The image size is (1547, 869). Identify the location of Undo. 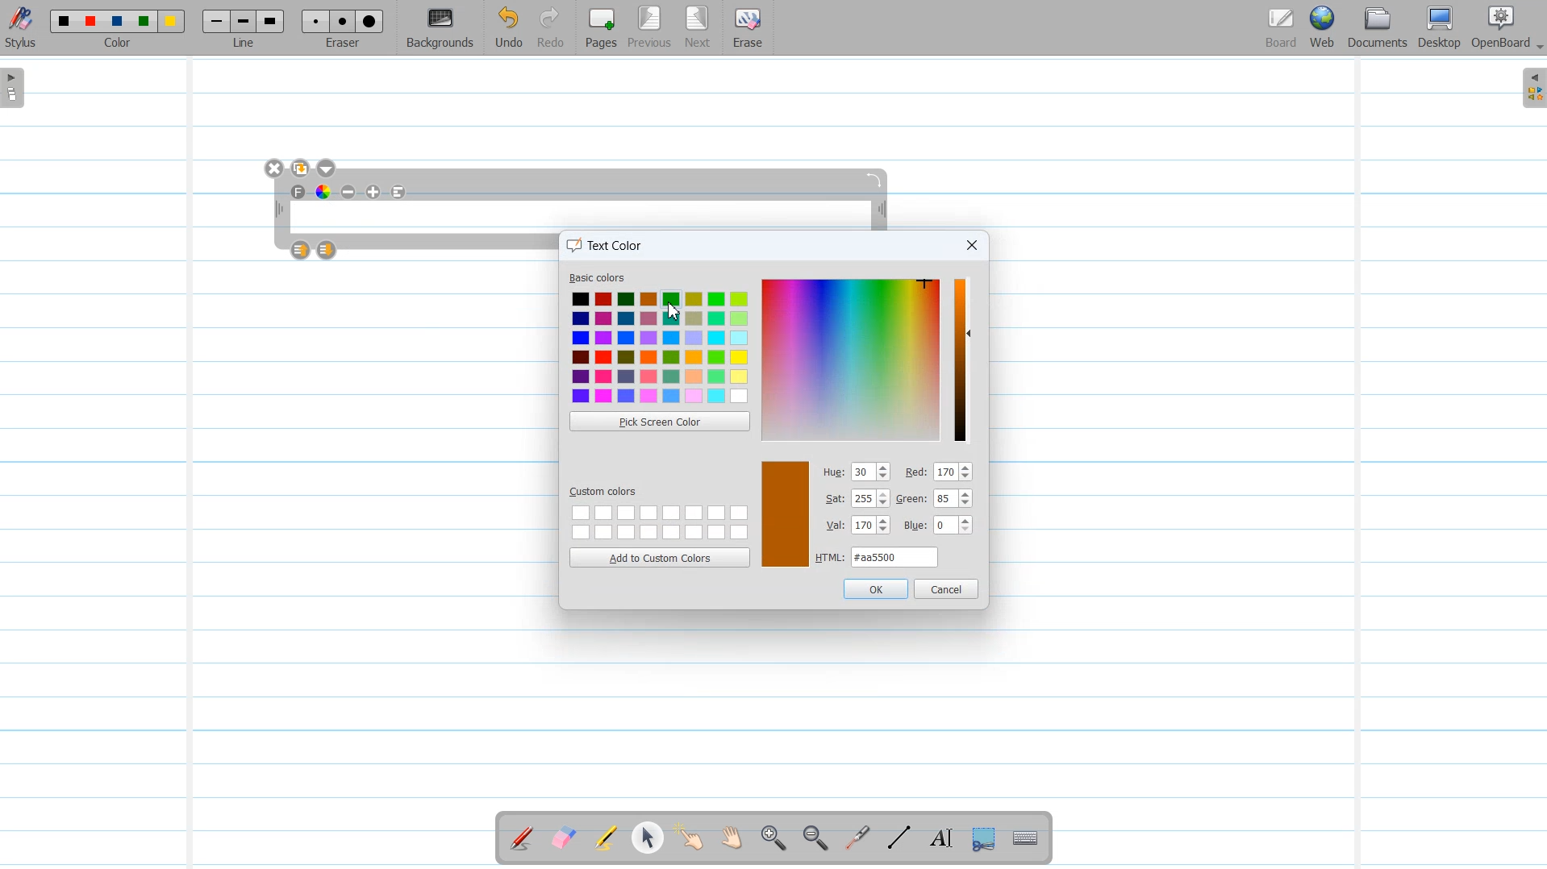
(508, 28).